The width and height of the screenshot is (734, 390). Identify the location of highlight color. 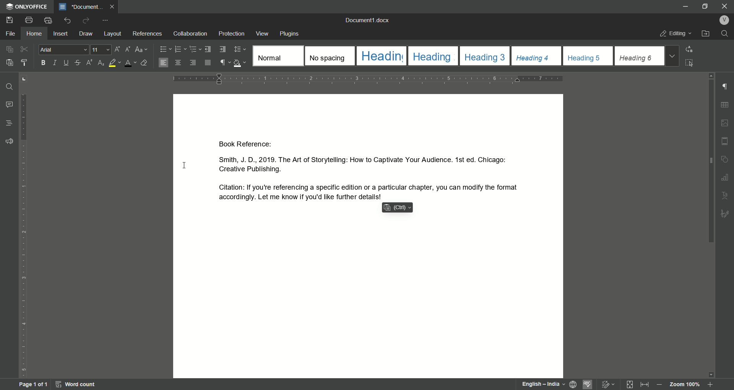
(114, 63).